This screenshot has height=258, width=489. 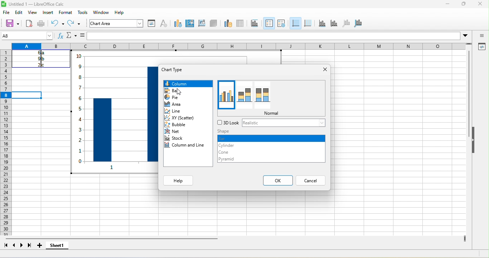 I want to click on column headings, so click(x=243, y=46).